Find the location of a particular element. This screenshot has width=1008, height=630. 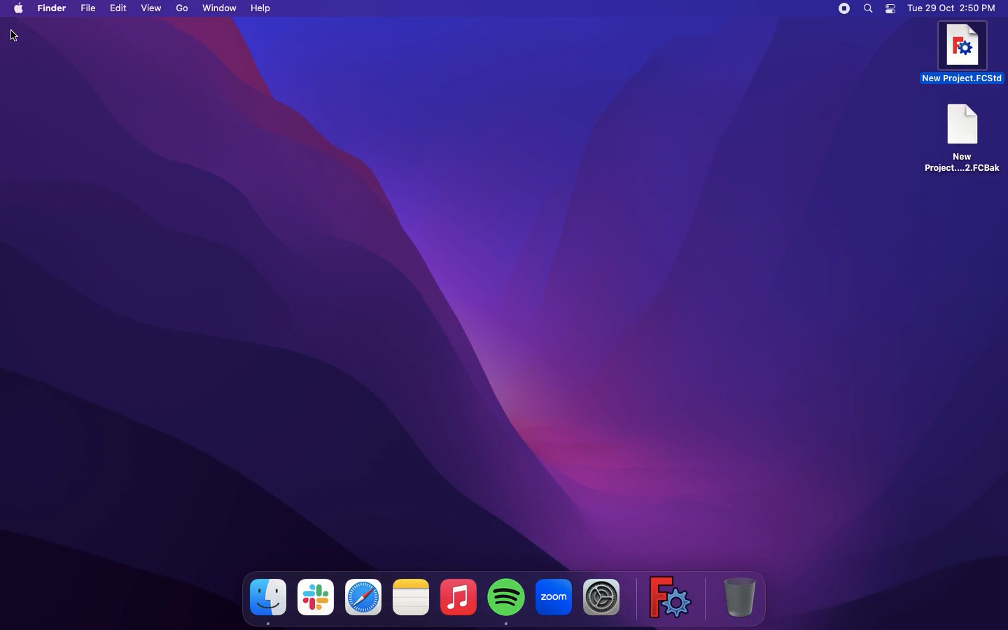

Notification is located at coordinates (892, 10).